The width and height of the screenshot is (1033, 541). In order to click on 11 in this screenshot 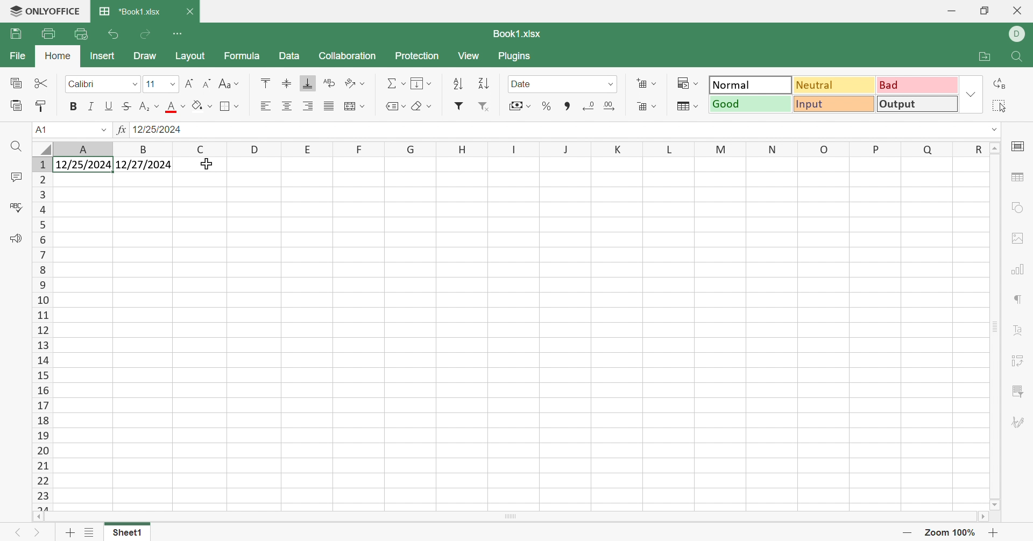, I will do `click(150, 84)`.